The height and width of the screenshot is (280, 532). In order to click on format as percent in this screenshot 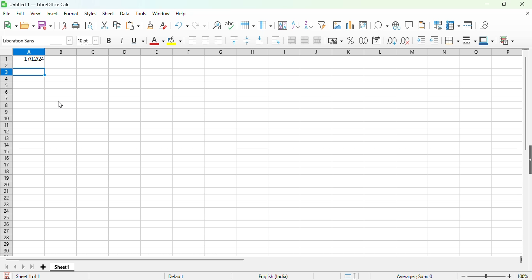, I will do `click(351, 40)`.